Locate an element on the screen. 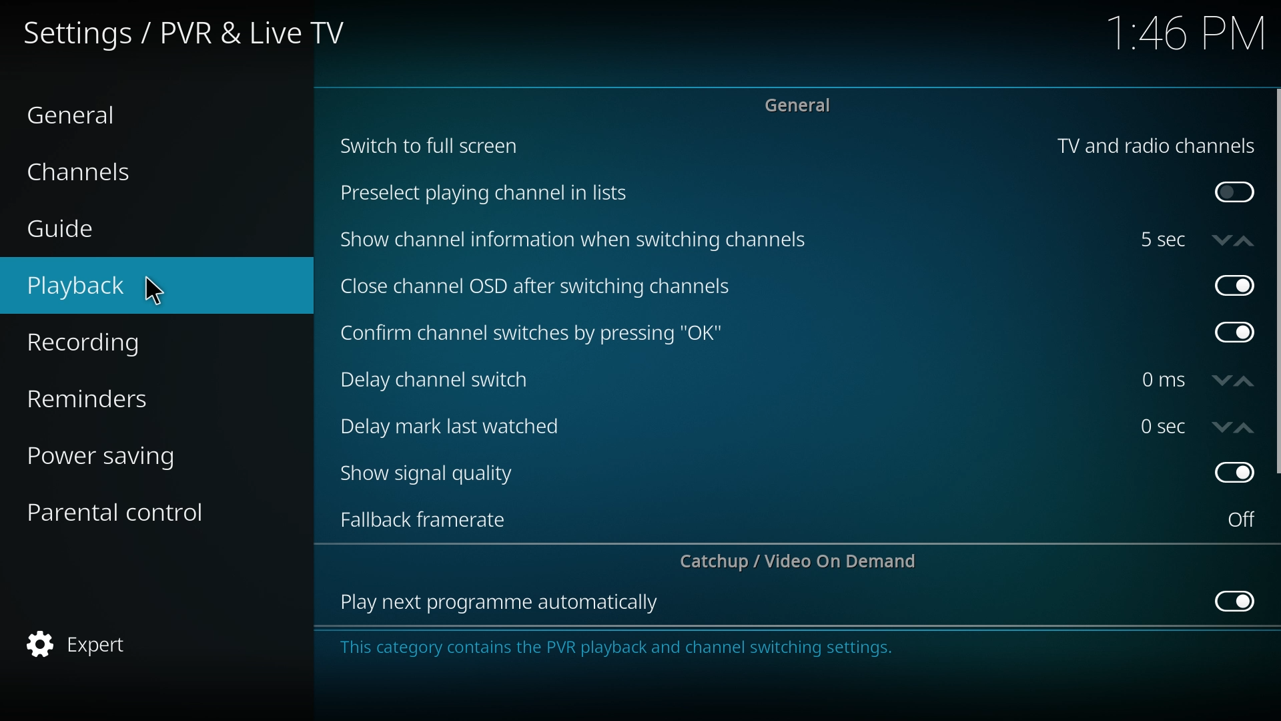 The image size is (1281, 721). guide is located at coordinates (109, 230).